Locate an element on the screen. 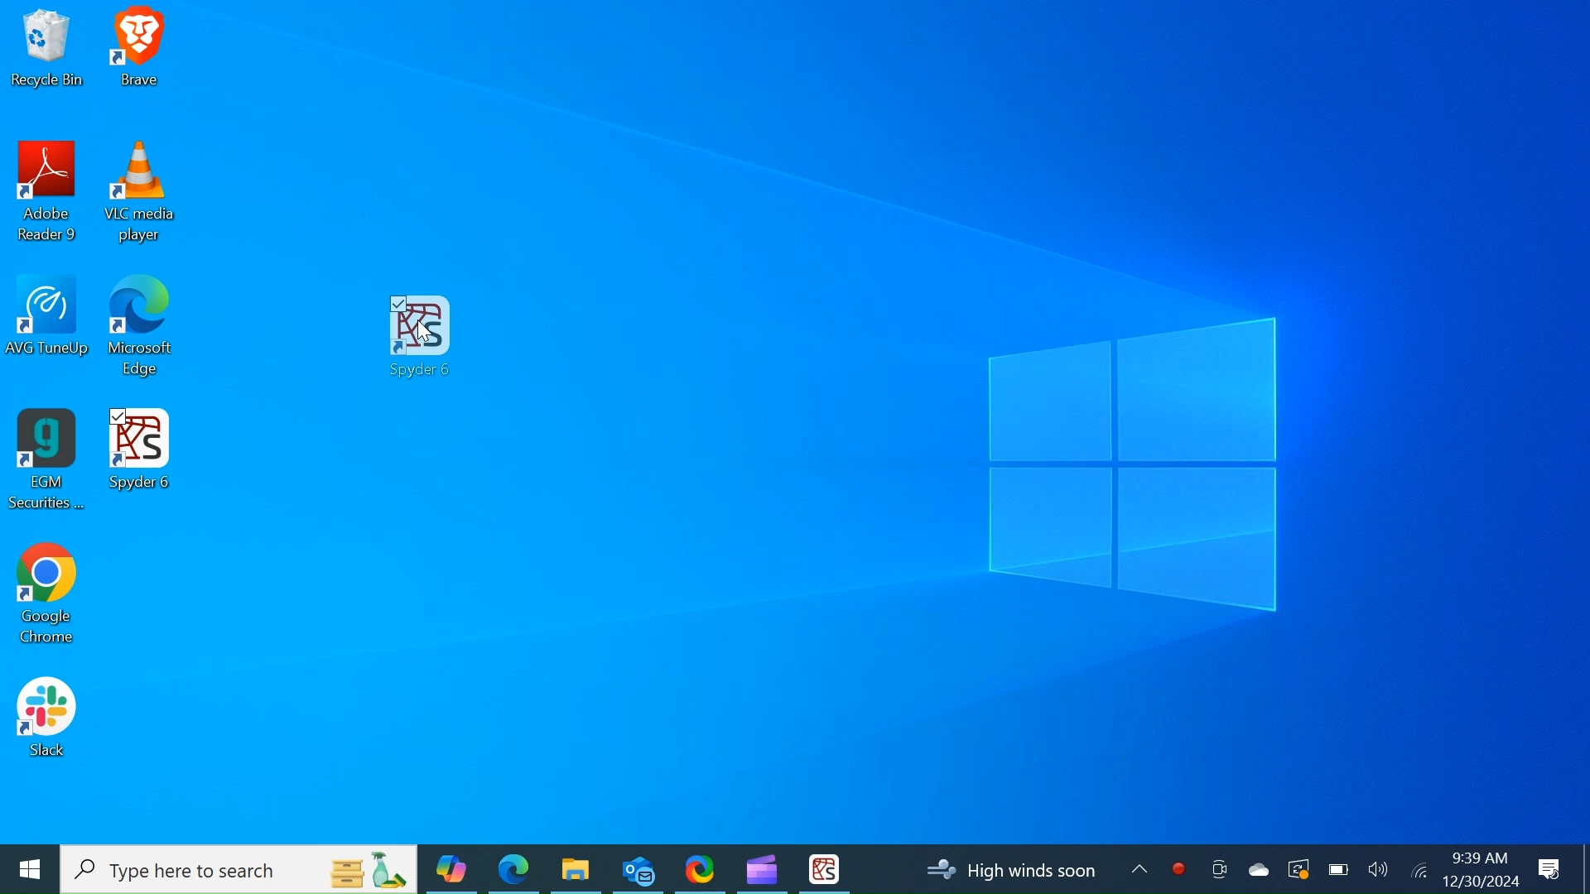 This screenshot has height=894, width=1590. ShareX Desktop Icon is located at coordinates (699, 868).